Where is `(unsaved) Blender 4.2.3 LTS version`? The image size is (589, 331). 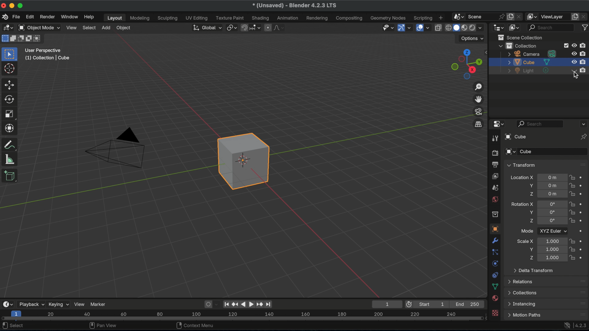 (unsaved) Blender 4.2.3 LTS version is located at coordinates (294, 5).